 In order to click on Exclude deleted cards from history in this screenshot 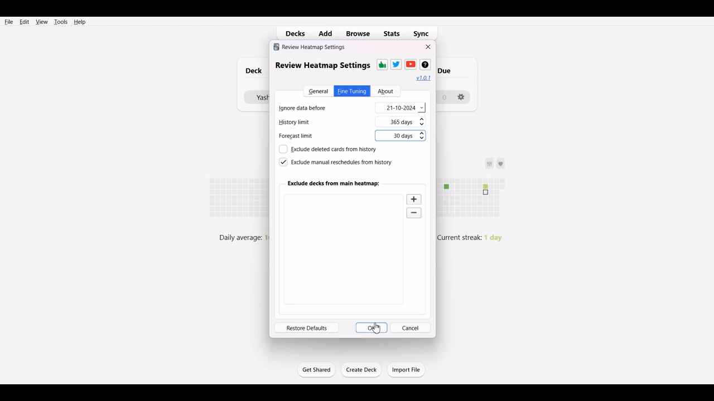, I will do `click(327, 149)`.